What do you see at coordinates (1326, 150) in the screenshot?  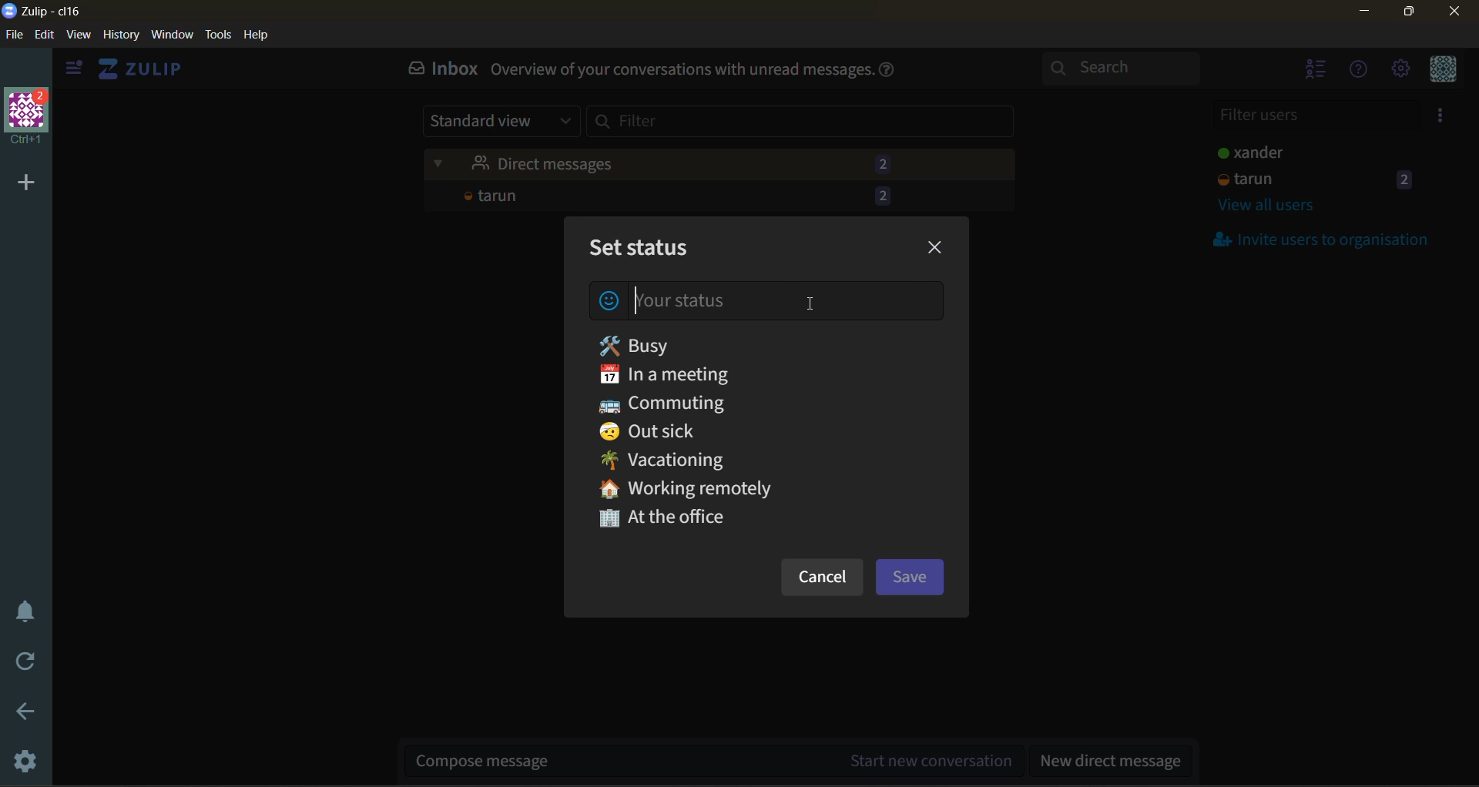 I see `users and staus` at bounding box center [1326, 150].